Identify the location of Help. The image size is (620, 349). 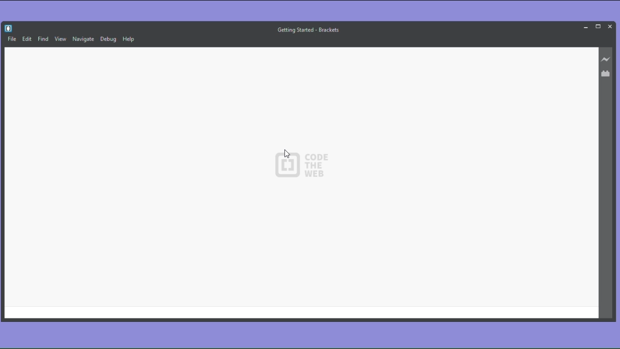
(131, 40).